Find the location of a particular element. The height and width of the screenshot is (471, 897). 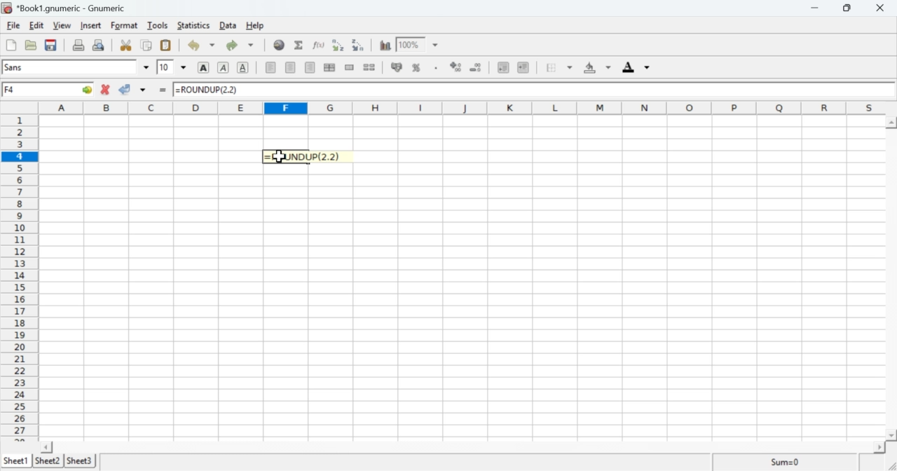

Help is located at coordinates (254, 25).